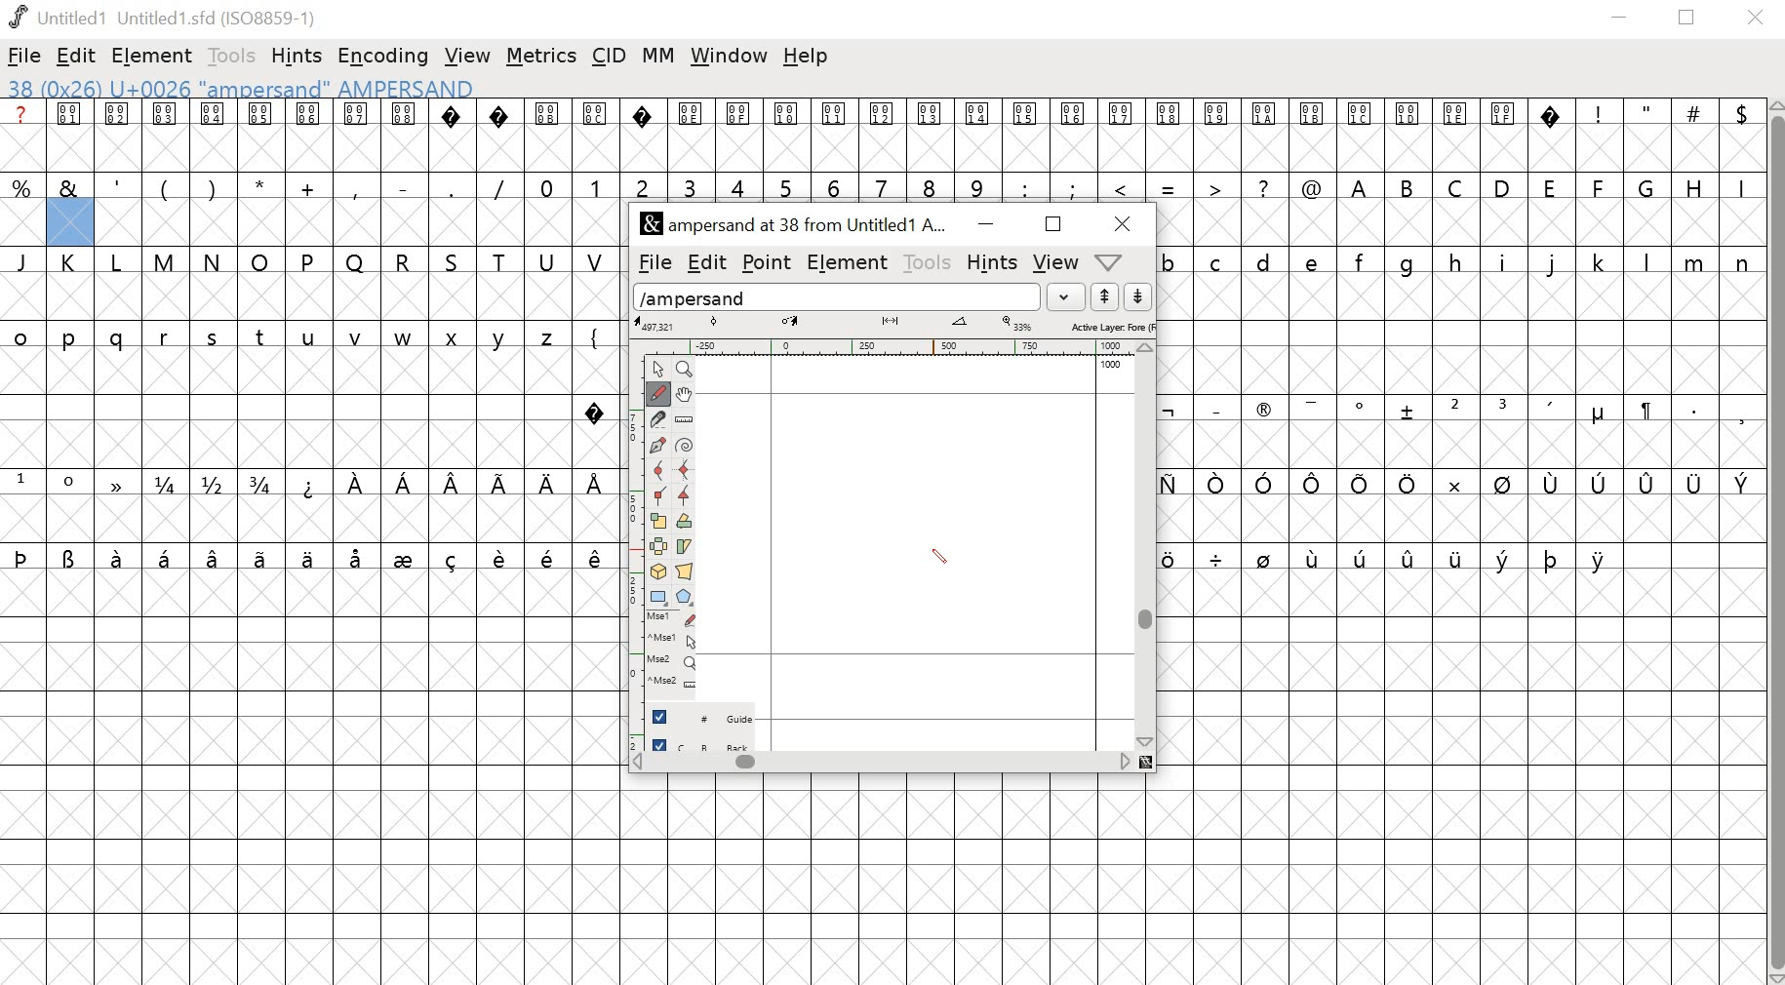 The height and width of the screenshot is (985, 1785). I want to click on f, so click(1364, 260).